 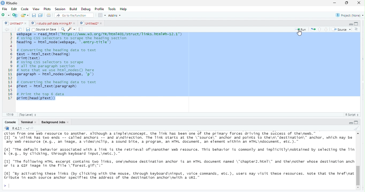 What do you see at coordinates (73, 9) in the screenshot?
I see `Build` at bounding box center [73, 9].